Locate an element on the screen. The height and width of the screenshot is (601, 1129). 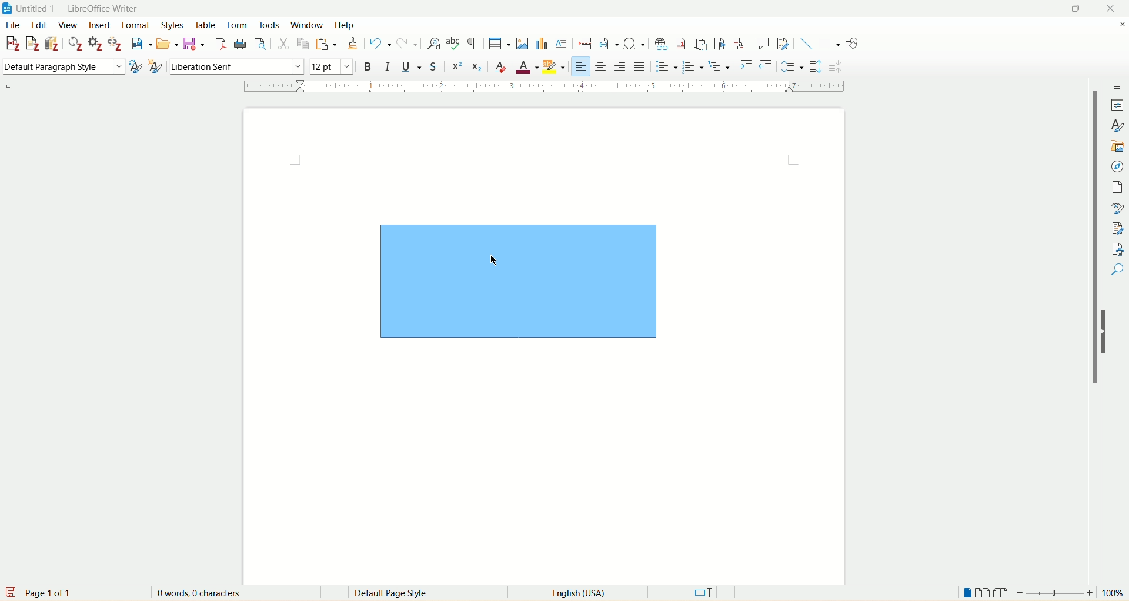
properties is located at coordinates (1117, 106).